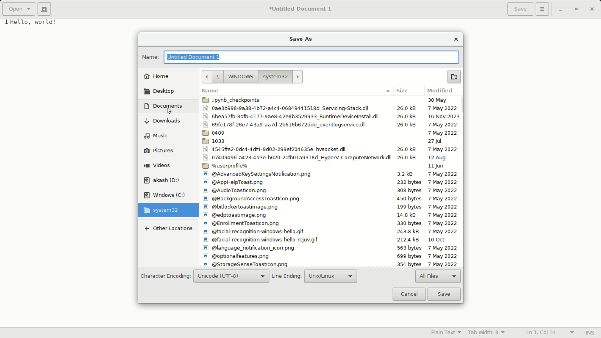 The image size is (601, 338). I want to click on 1, so click(4, 22).